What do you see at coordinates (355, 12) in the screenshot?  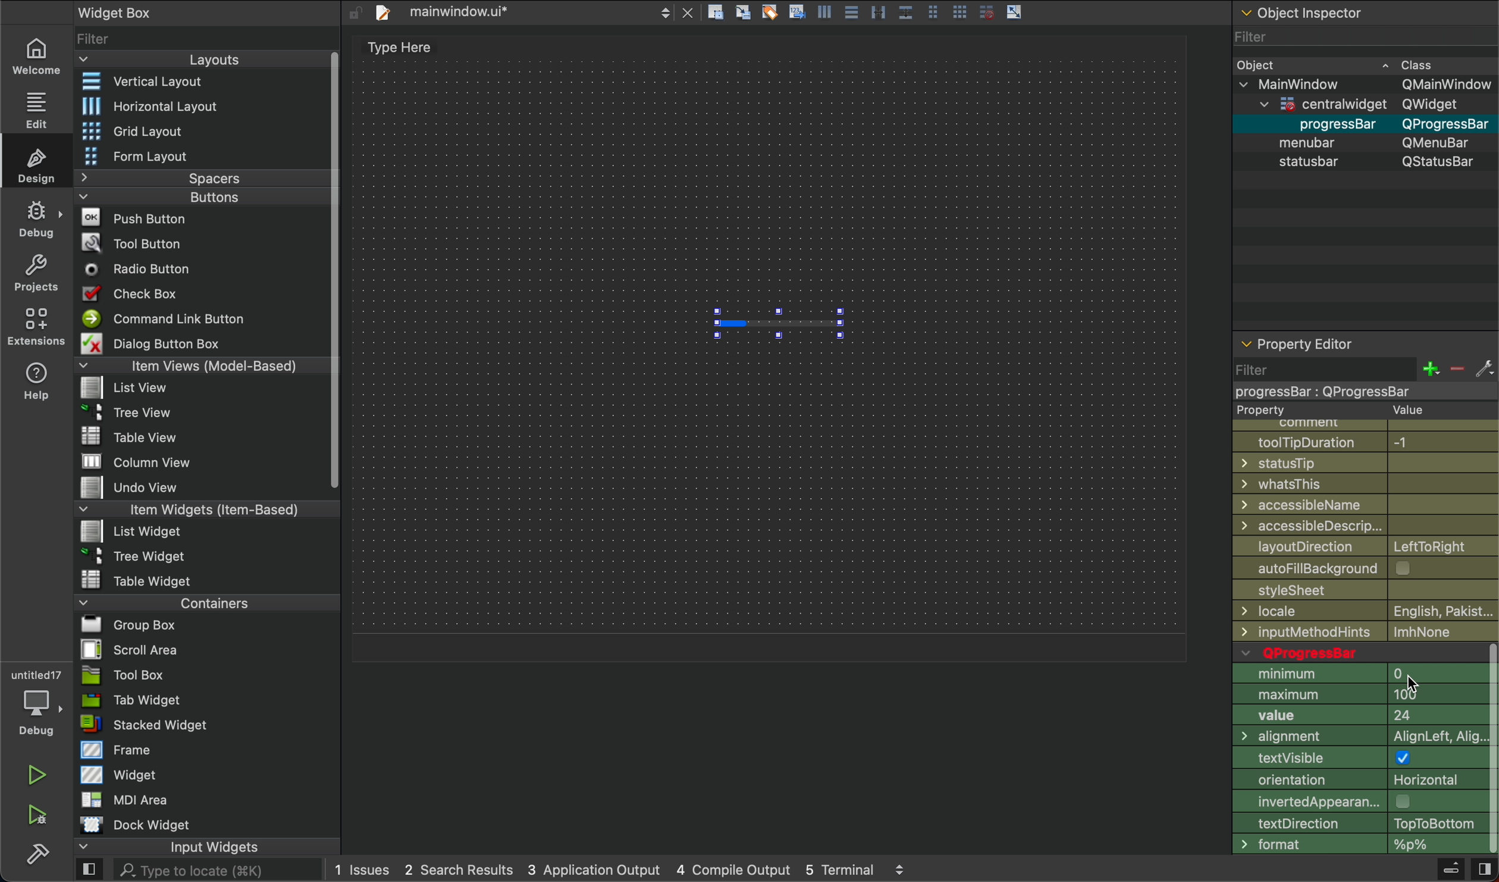 I see `unlock` at bounding box center [355, 12].